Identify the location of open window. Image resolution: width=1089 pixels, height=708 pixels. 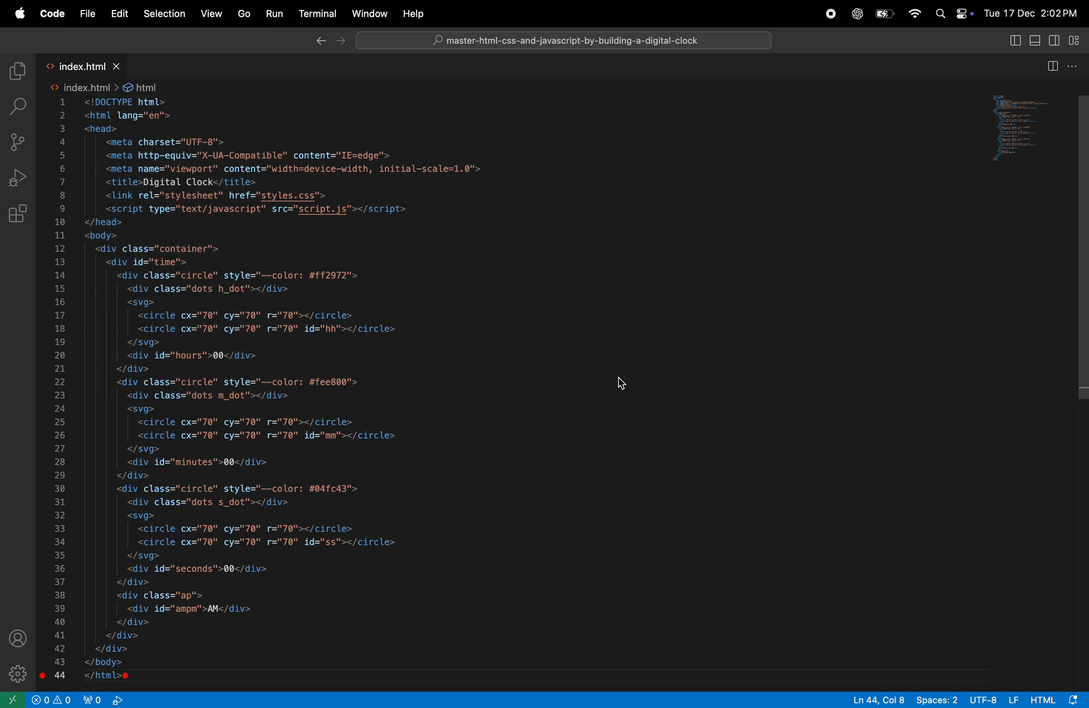
(12, 699).